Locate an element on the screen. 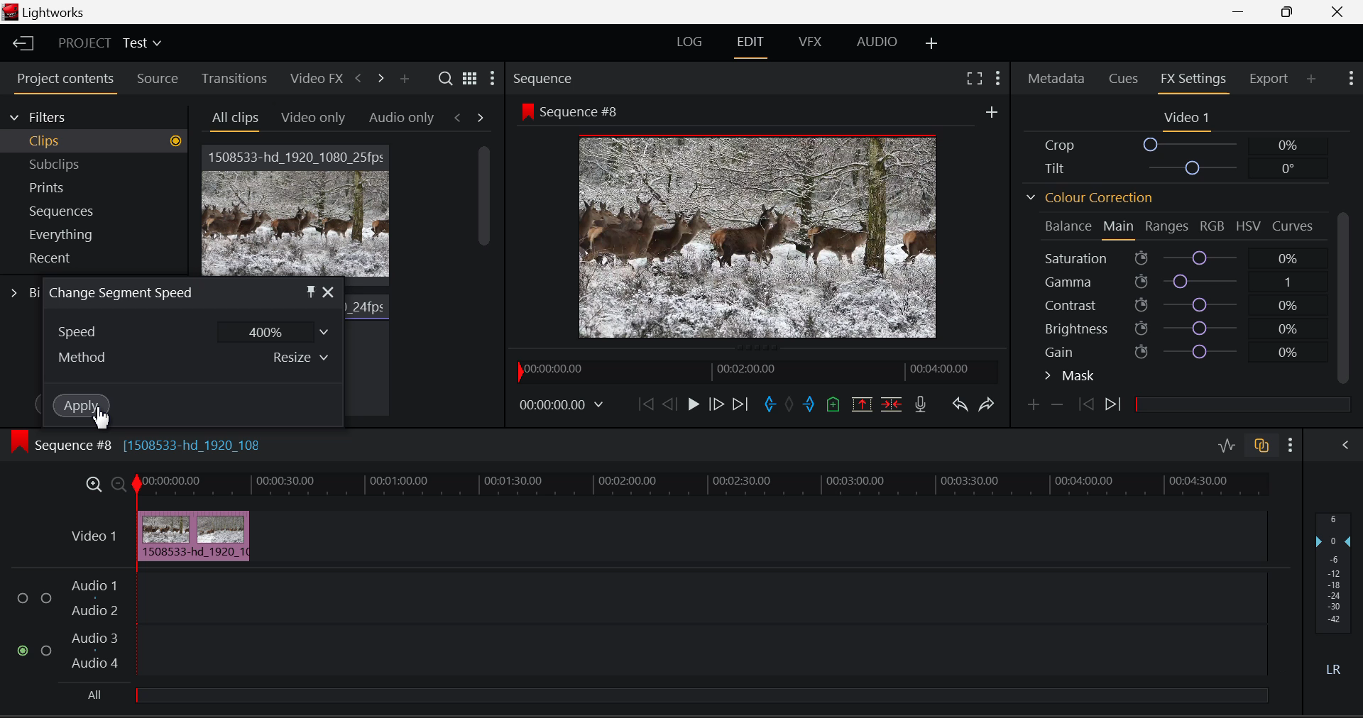 The image size is (1363, 718). Audio 2 is located at coordinates (97, 611).